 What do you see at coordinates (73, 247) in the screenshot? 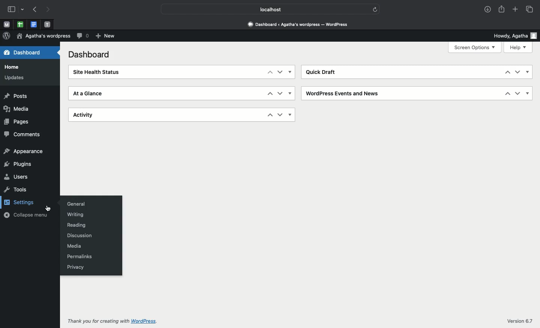
I see `Media` at bounding box center [73, 247].